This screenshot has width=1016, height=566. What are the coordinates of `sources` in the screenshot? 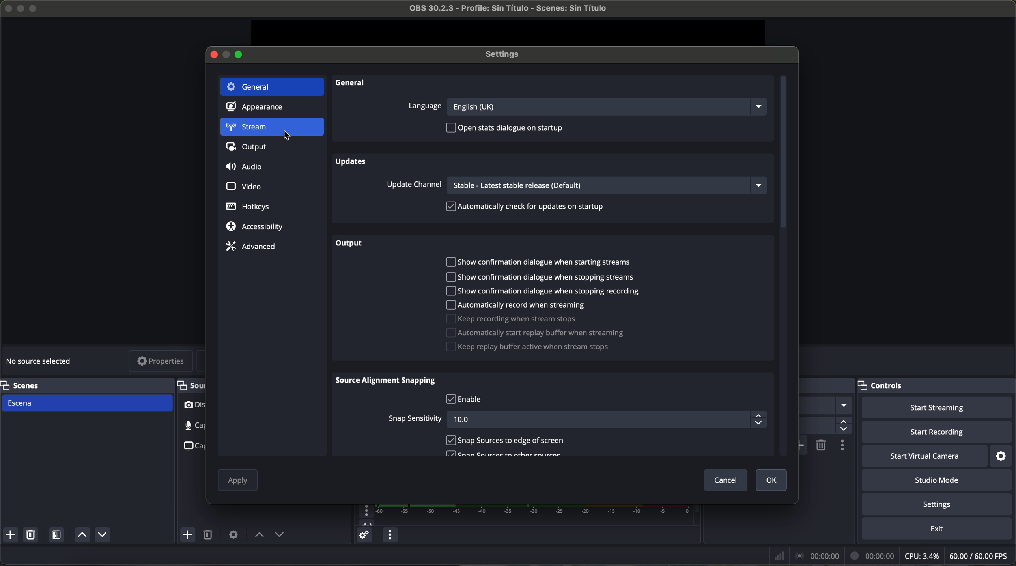 It's located at (190, 385).